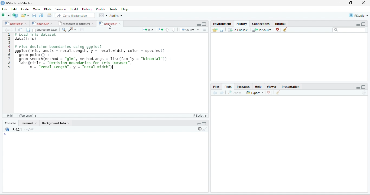  Describe the element at coordinates (69, 123) in the screenshot. I see `close` at that location.